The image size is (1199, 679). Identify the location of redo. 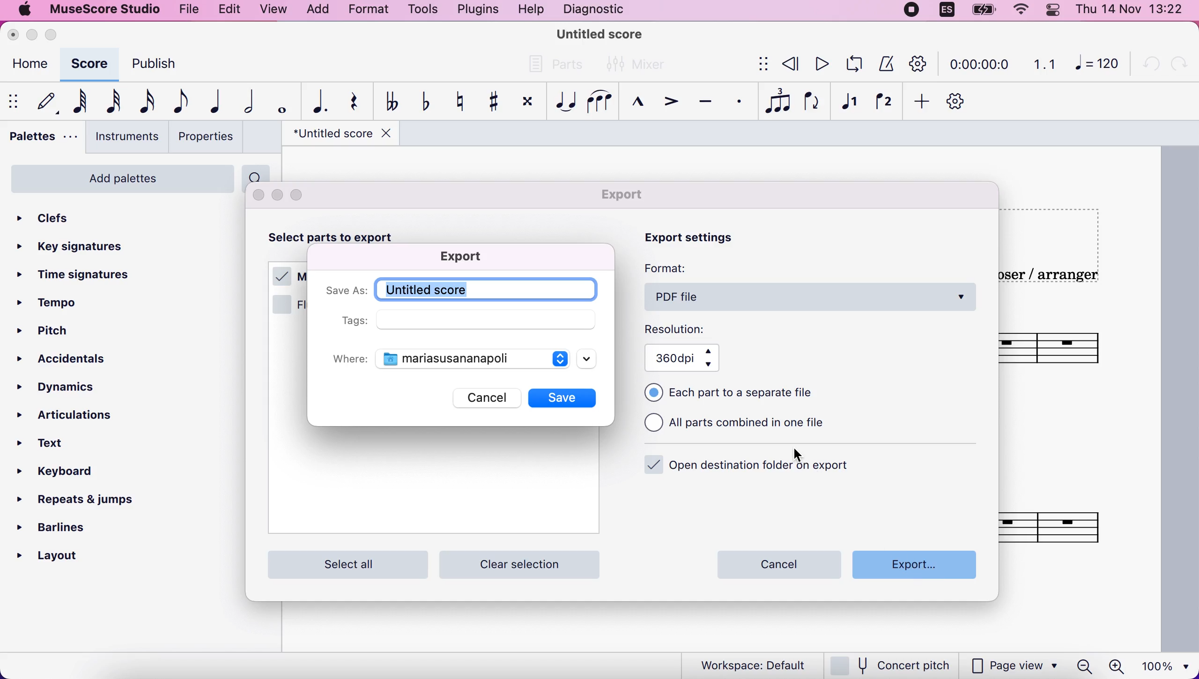
(1179, 66).